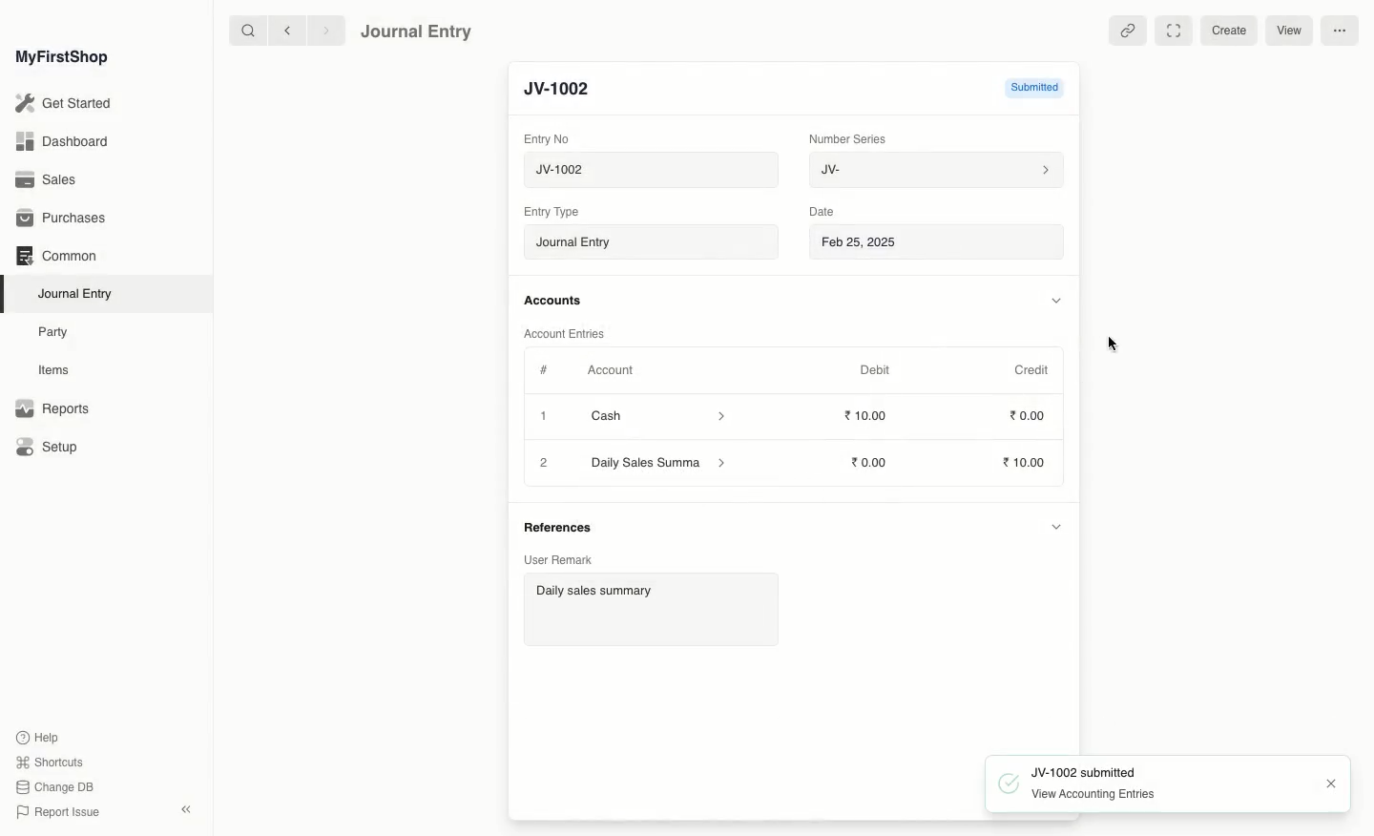 Image resolution: width=1374 pixels, height=836 pixels. I want to click on User Remark, so click(556, 559).